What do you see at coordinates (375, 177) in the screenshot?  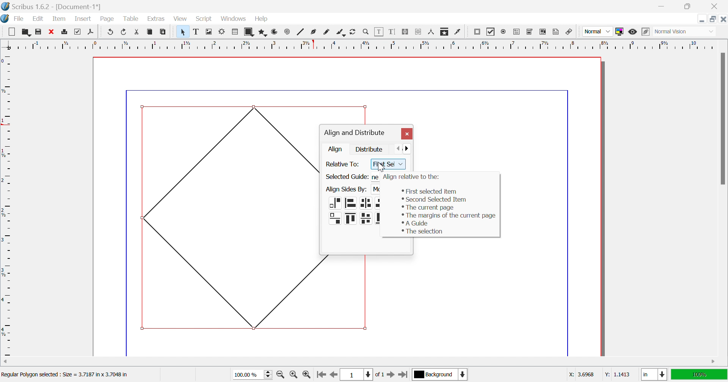 I see `ne` at bounding box center [375, 177].